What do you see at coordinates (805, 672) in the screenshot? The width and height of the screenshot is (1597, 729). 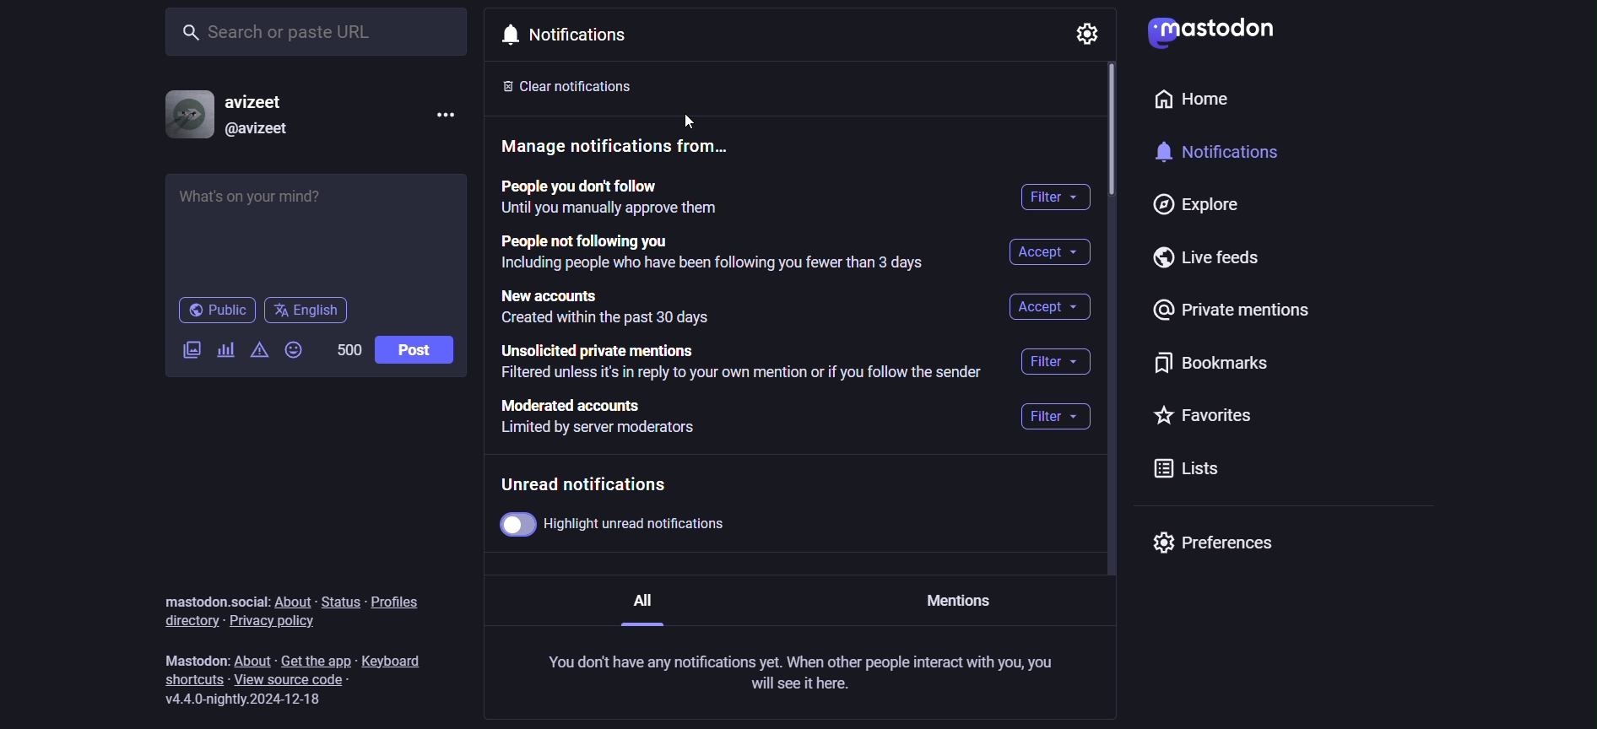 I see `notification text` at bounding box center [805, 672].